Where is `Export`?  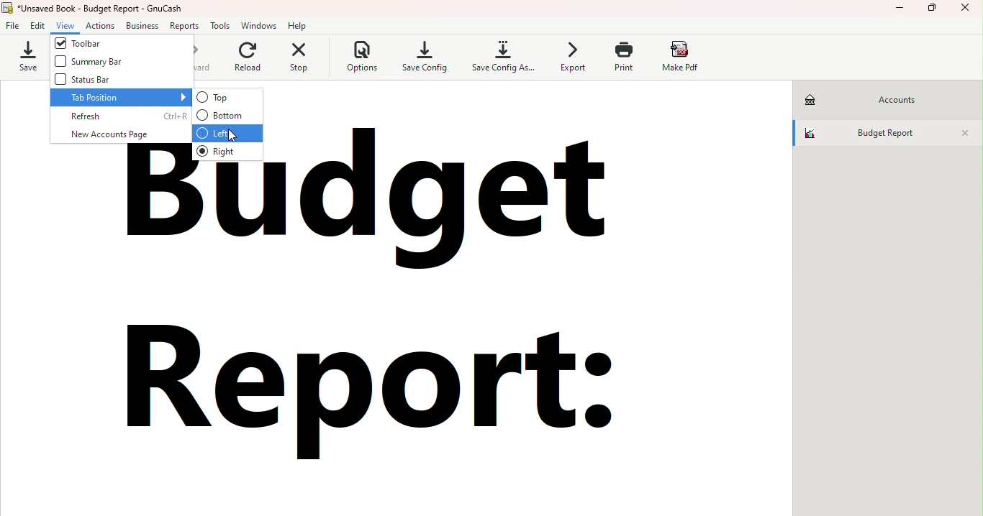 Export is located at coordinates (568, 56).